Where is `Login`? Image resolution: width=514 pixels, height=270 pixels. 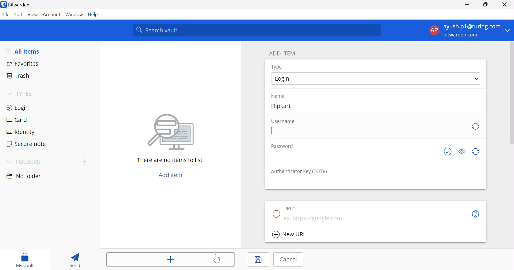
Login is located at coordinates (19, 108).